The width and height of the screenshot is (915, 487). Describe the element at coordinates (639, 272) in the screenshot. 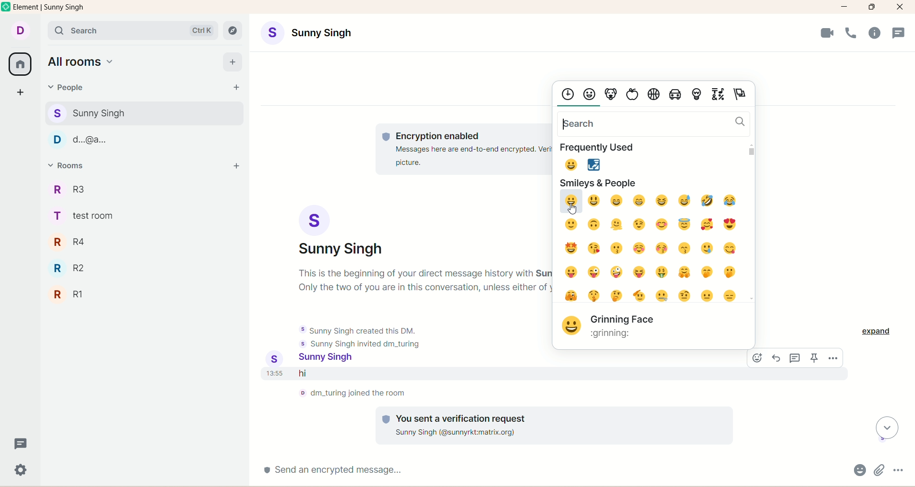

I see `Squinting face with open mouth` at that location.